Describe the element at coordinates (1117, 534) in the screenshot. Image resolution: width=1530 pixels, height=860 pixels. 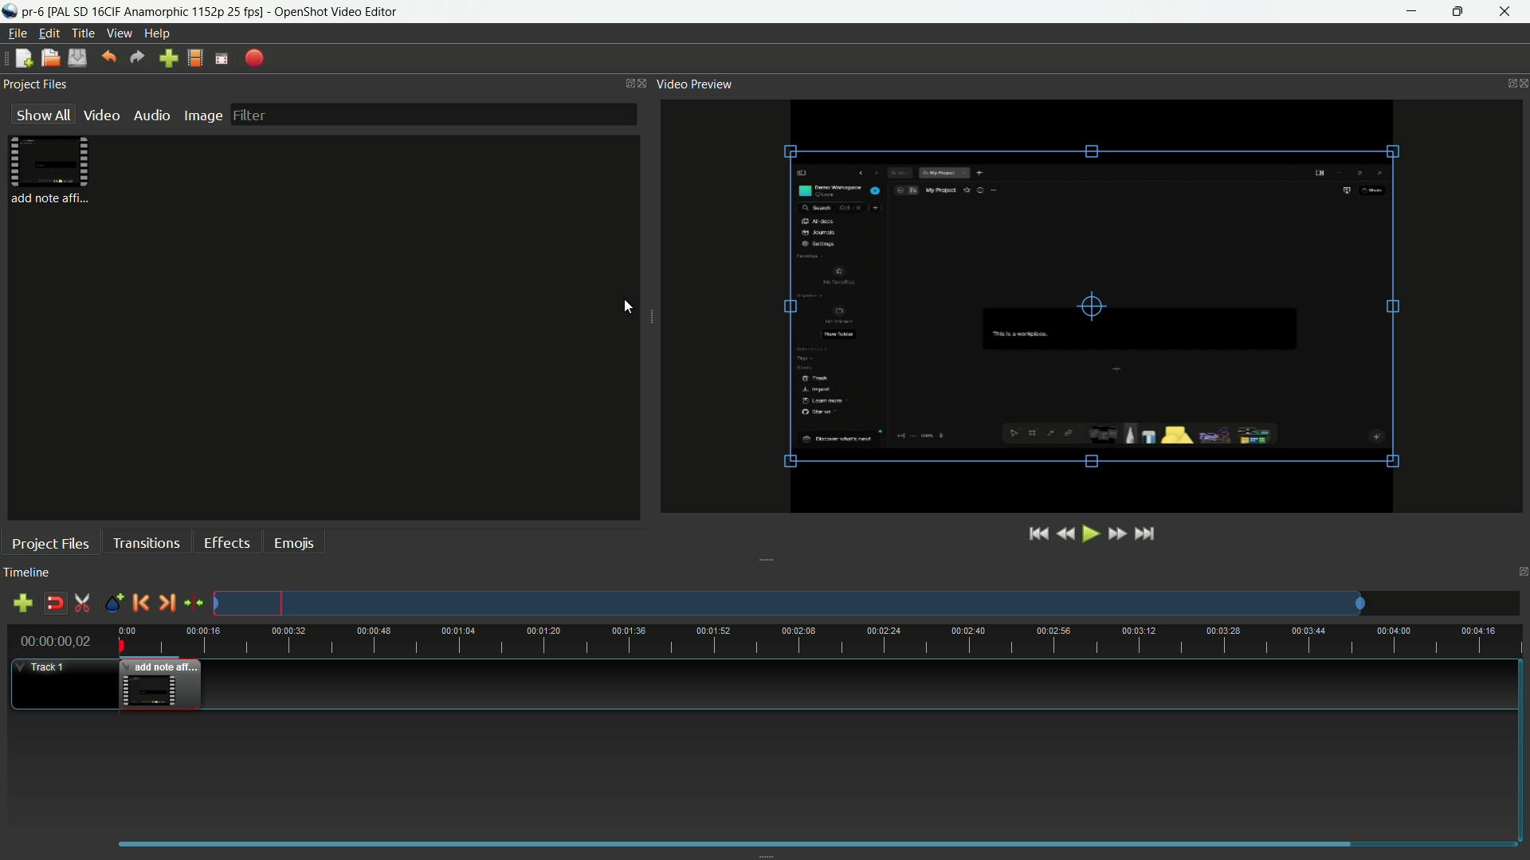
I see `fast forward` at that location.